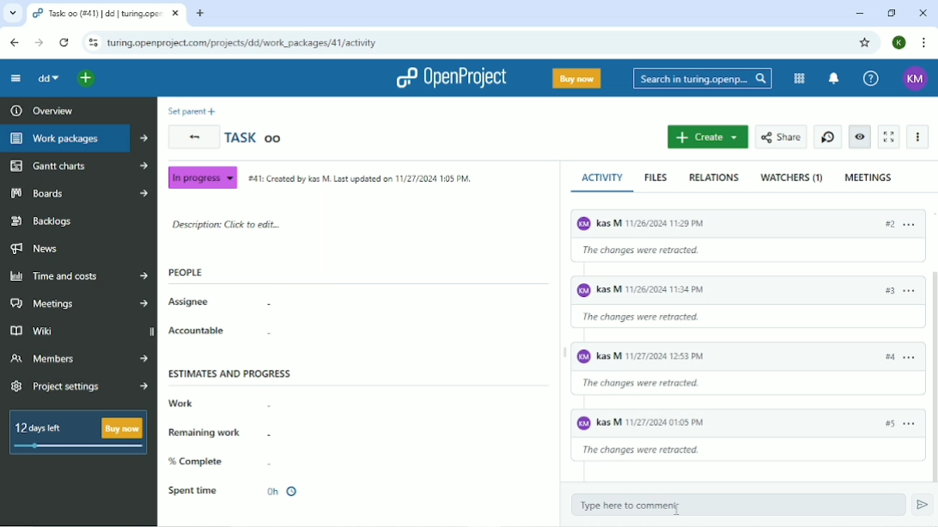 This screenshot has width=938, height=527. What do you see at coordinates (75, 432) in the screenshot?
I see `12 days left Buy now` at bounding box center [75, 432].